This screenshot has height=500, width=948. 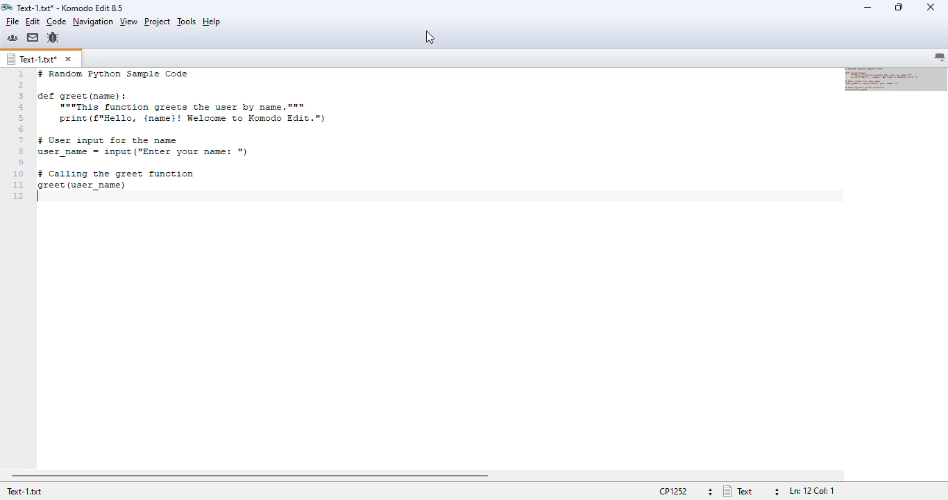 I want to click on komodo community, so click(x=12, y=37).